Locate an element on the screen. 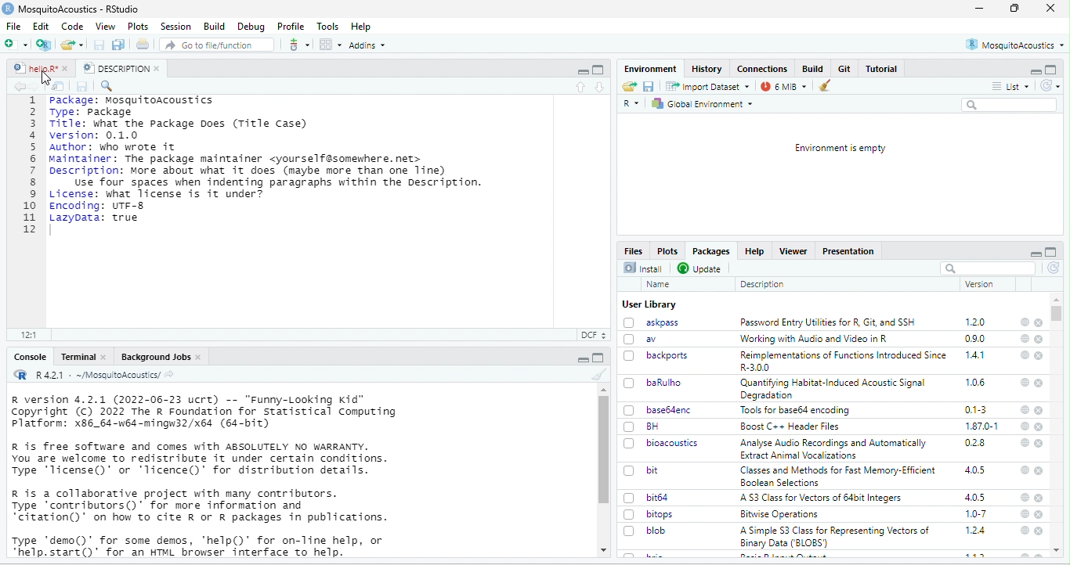 The height and width of the screenshot is (565, 1070). R is a collaborative project with many contributors.
Type contributors)" for more information and
“citation()’ on how to cite R or R packages in publications. is located at coordinates (200, 507).